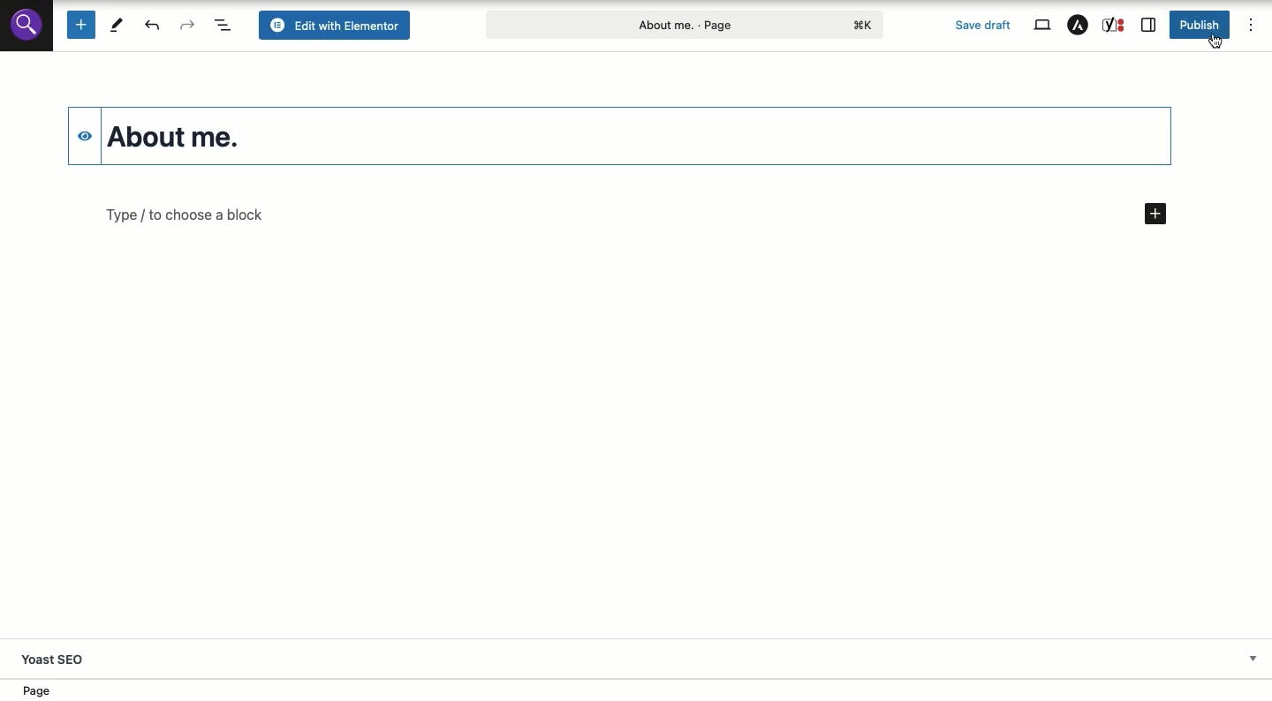 The height and width of the screenshot is (701, 1272). What do you see at coordinates (634, 215) in the screenshot?
I see `Type/ choose a block` at bounding box center [634, 215].